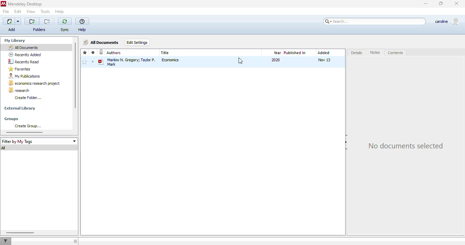 The height and width of the screenshot is (245, 465). I want to click on details, so click(357, 53).